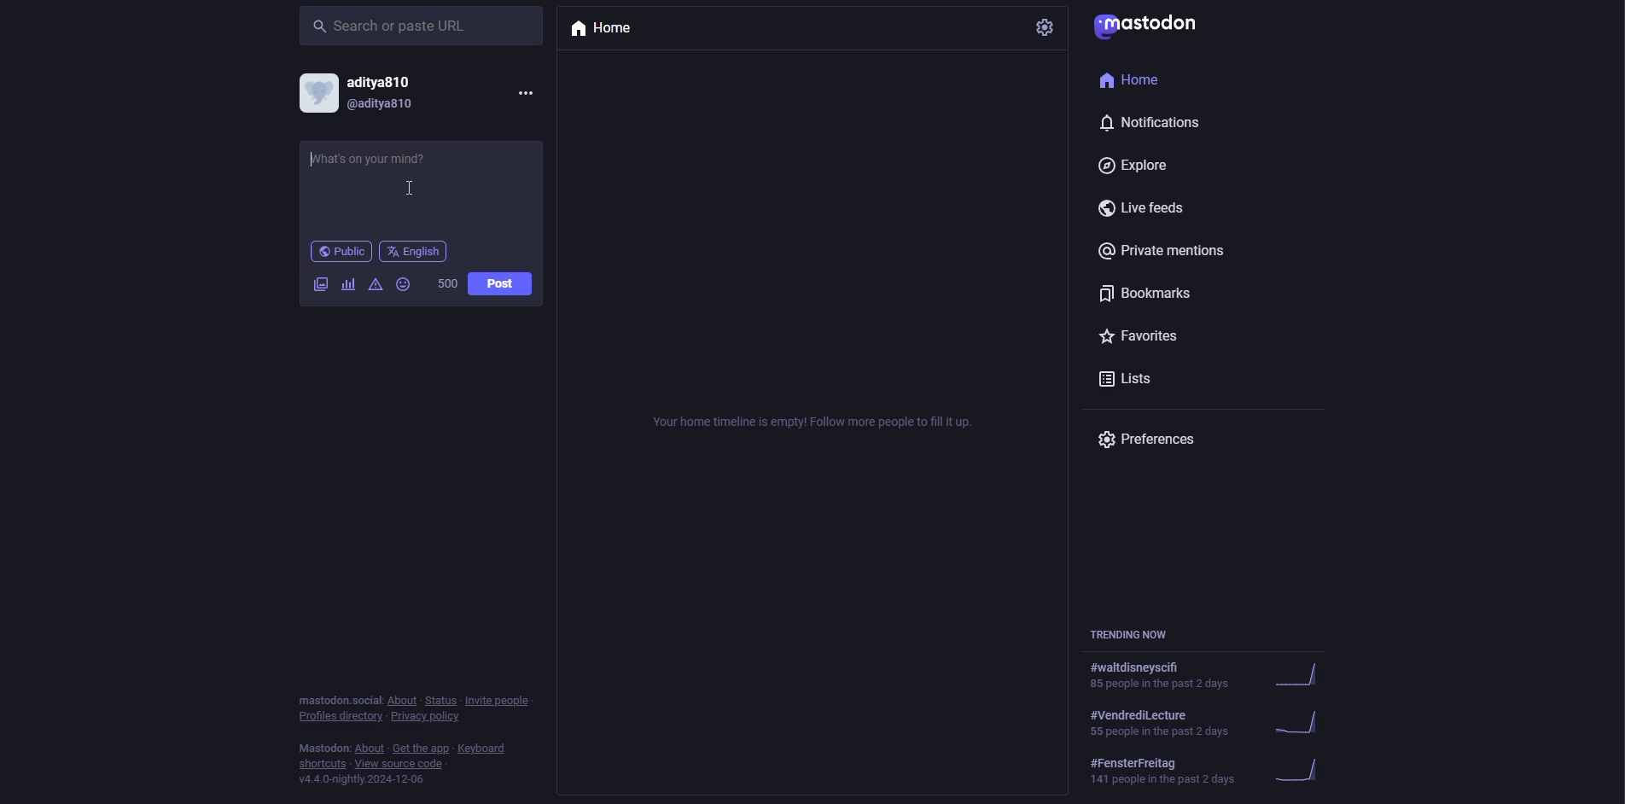  I want to click on notifications, so click(1160, 124).